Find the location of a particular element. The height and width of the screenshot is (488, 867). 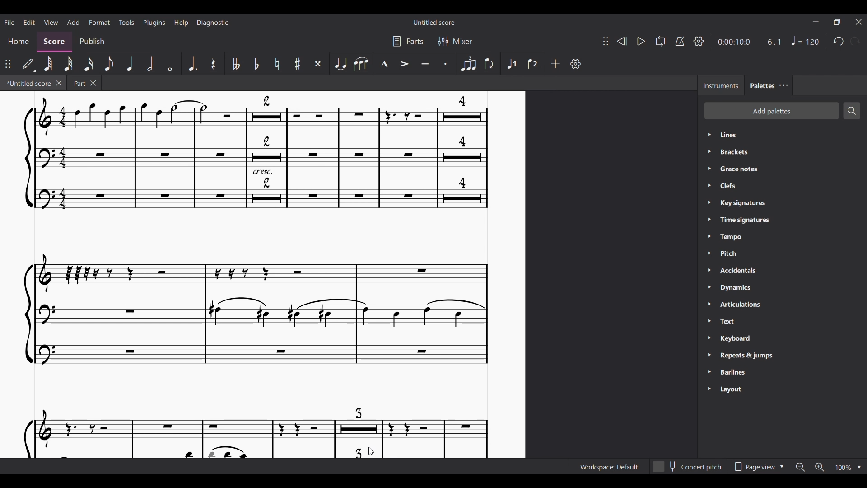

Add is located at coordinates (555, 64).